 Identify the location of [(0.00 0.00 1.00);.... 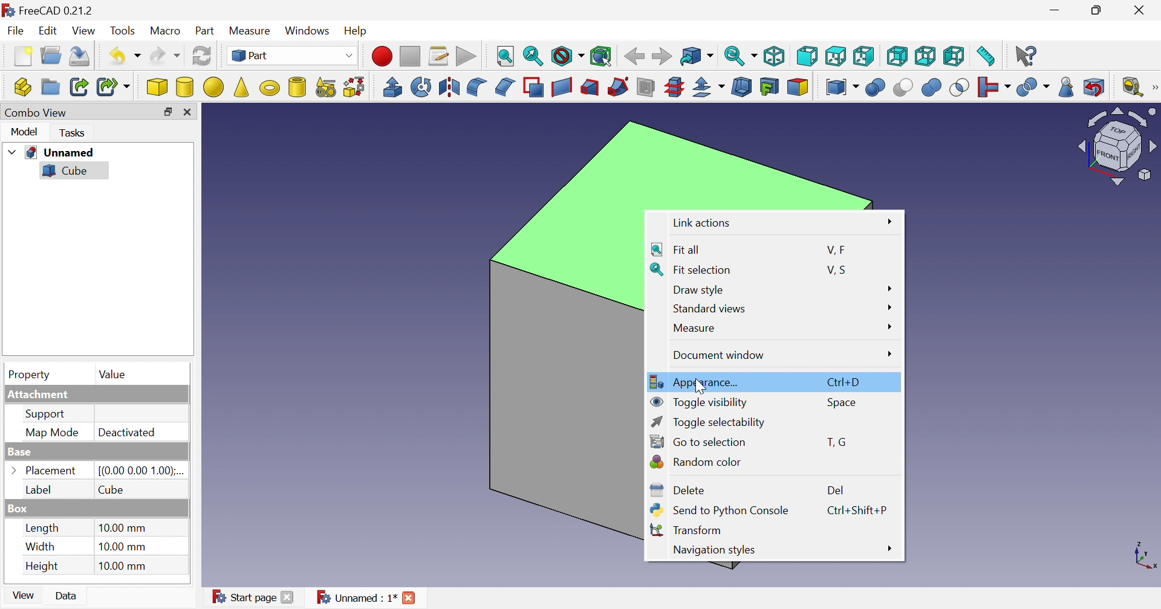
(141, 471).